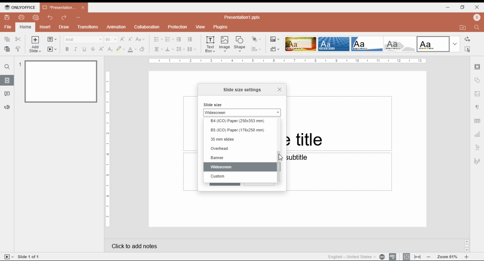 The image size is (484, 261). Describe the element at coordinates (244, 17) in the screenshot. I see `Presentation1.pptx` at that location.